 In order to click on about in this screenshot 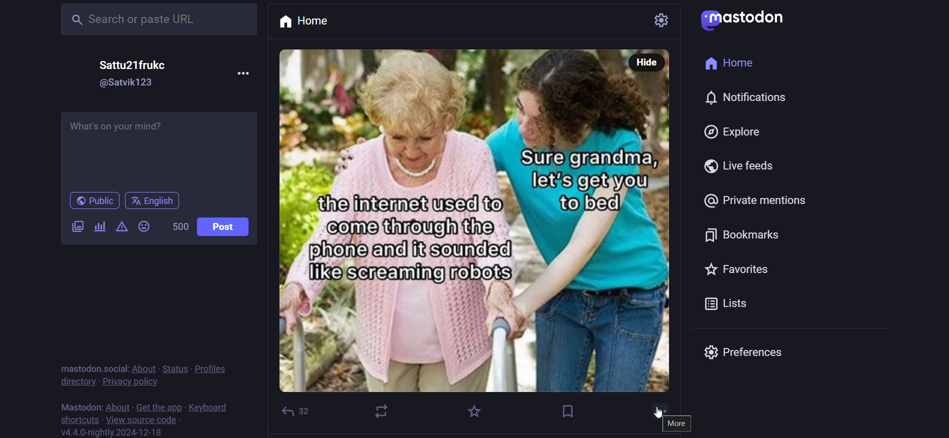, I will do `click(117, 406)`.